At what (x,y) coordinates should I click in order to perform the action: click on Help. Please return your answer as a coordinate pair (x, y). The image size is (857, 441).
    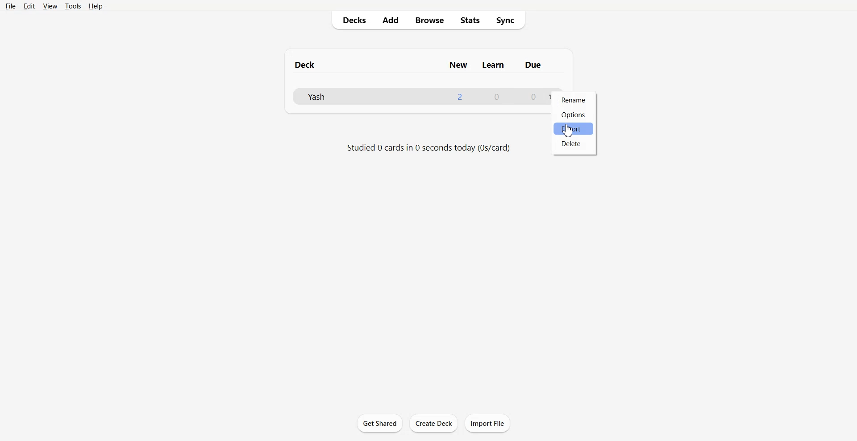
    Looking at the image, I should click on (97, 7).